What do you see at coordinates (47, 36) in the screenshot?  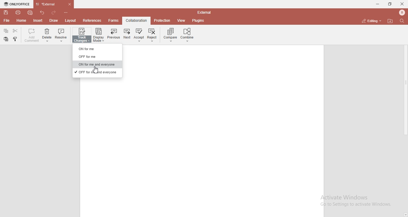 I see `delete` at bounding box center [47, 36].